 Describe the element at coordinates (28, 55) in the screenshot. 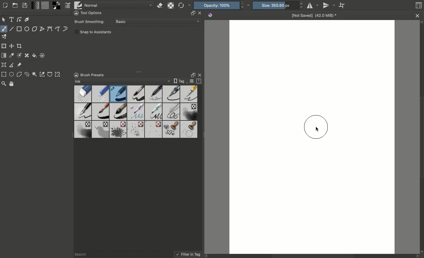

I see `Smart patch` at that location.